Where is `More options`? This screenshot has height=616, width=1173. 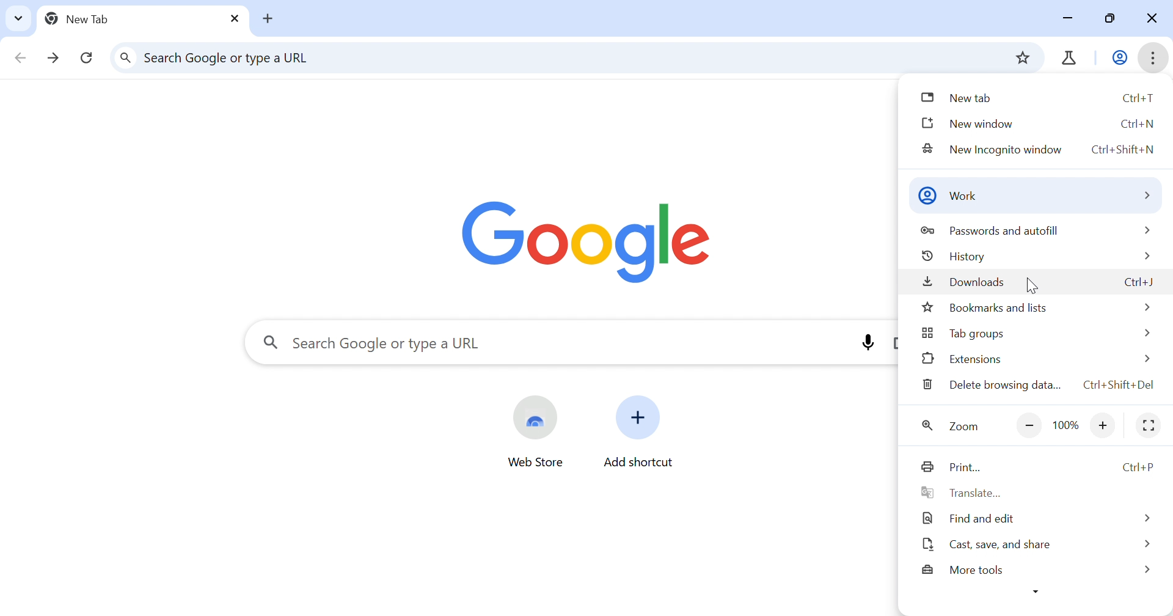
More options is located at coordinates (1153, 58).